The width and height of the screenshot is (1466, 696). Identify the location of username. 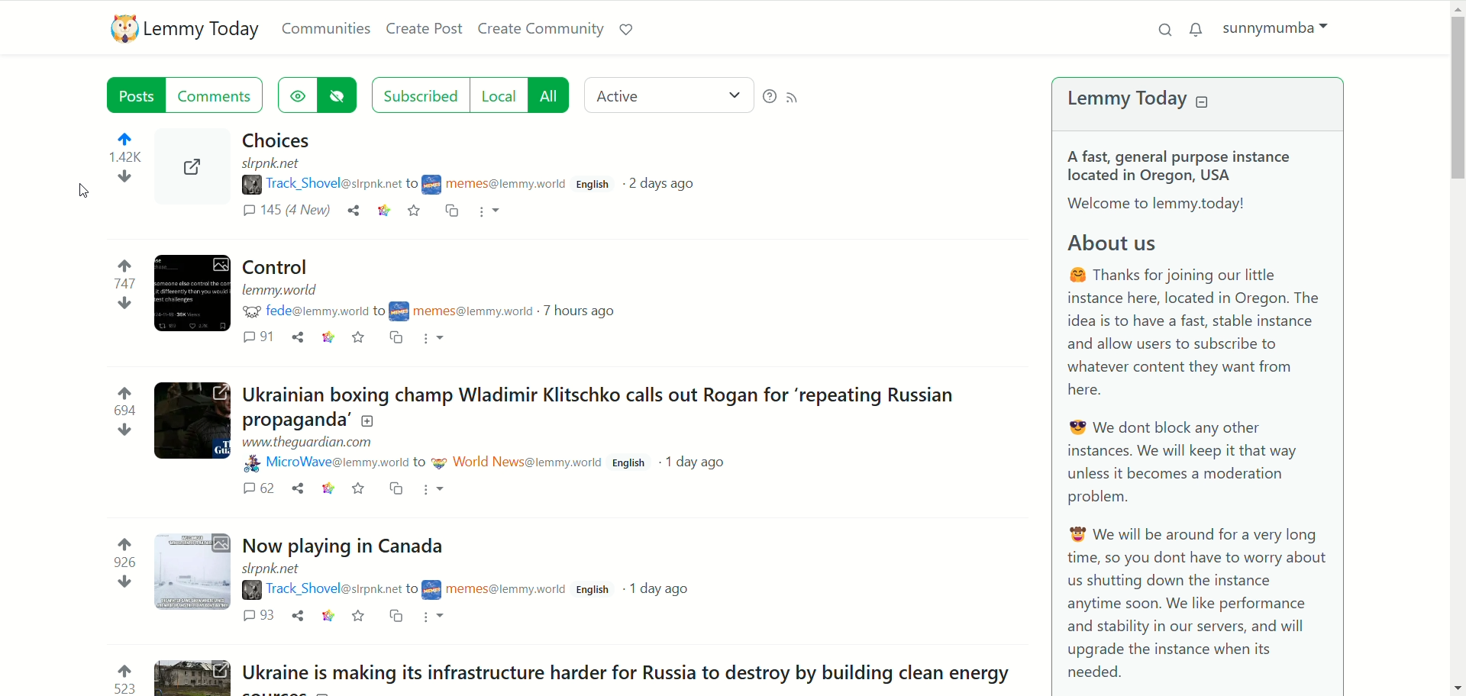
(505, 592).